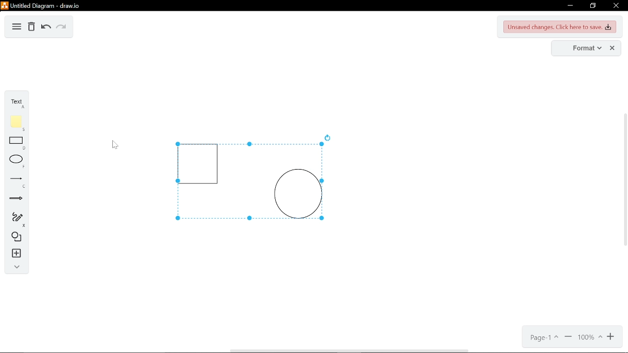  I want to click on rotate diagram, so click(328, 137).